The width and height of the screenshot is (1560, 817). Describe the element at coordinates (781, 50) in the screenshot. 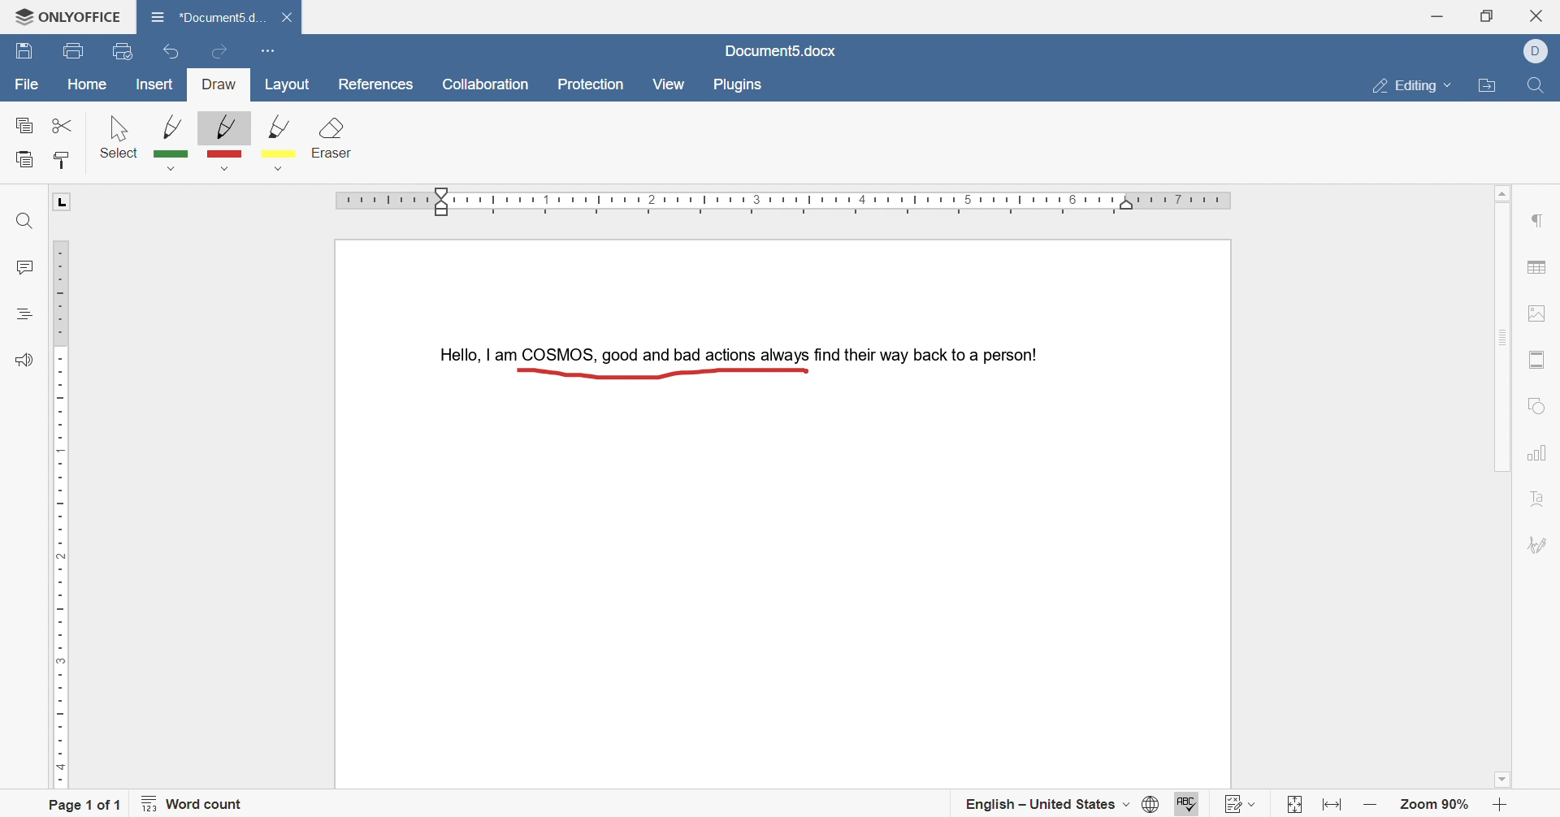

I see `document5.docx` at that location.